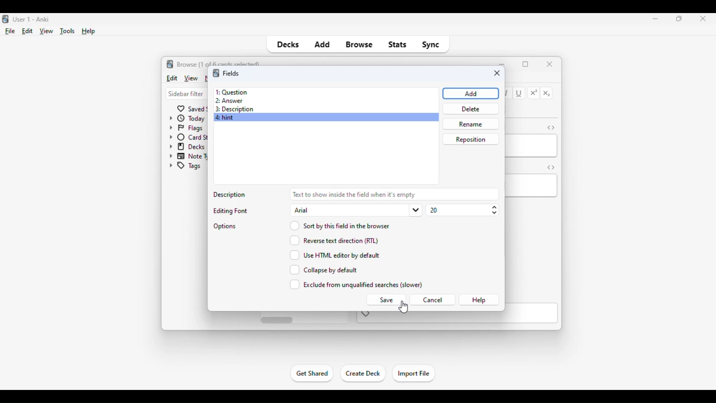 The width and height of the screenshot is (716, 403). What do you see at coordinates (334, 240) in the screenshot?
I see `reverse text direction (RTL)` at bounding box center [334, 240].